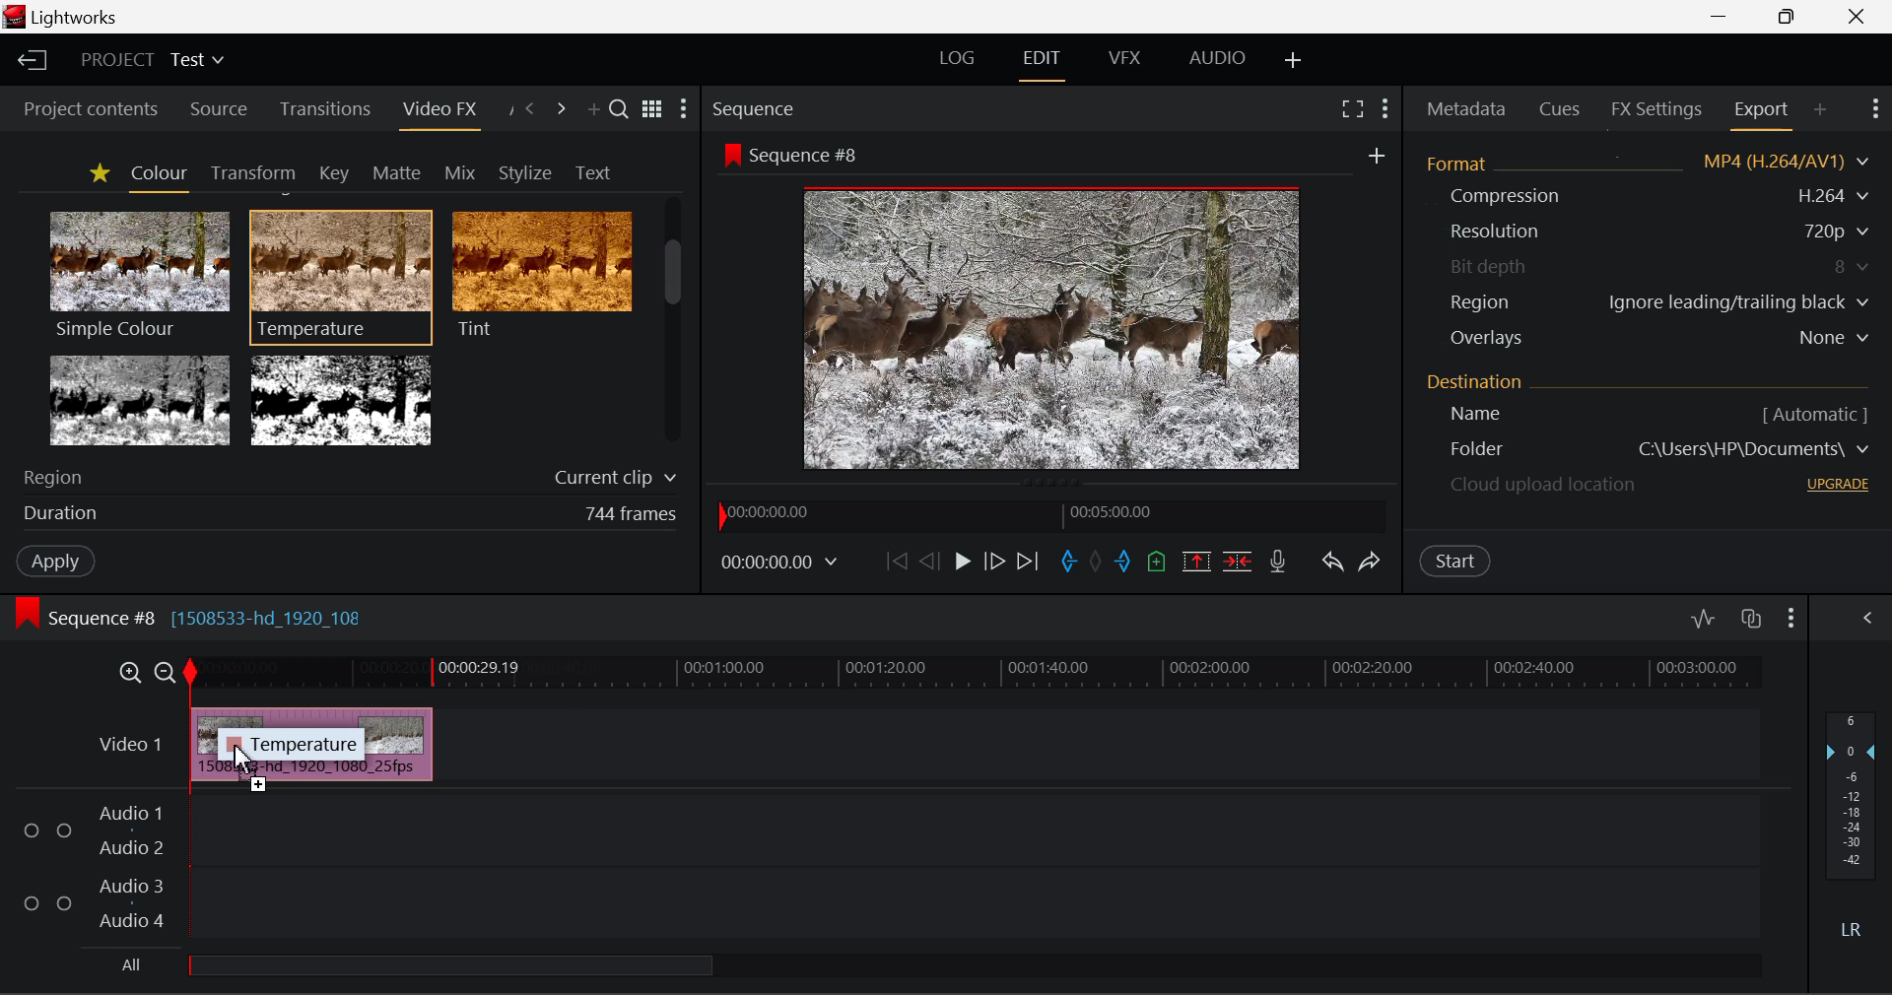  I want to click on Remove marked section, so click(1194, 562).